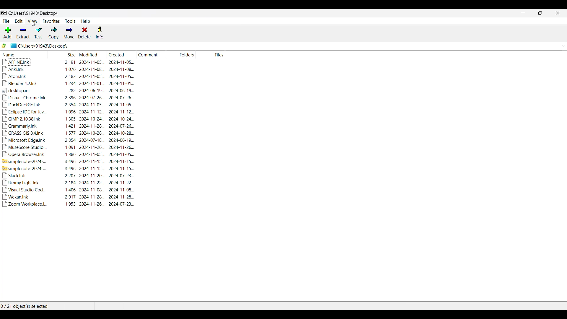 Image resolution: width=567 pixels, height=319 pixels. I want to click on List previous location, so click(564, 46).